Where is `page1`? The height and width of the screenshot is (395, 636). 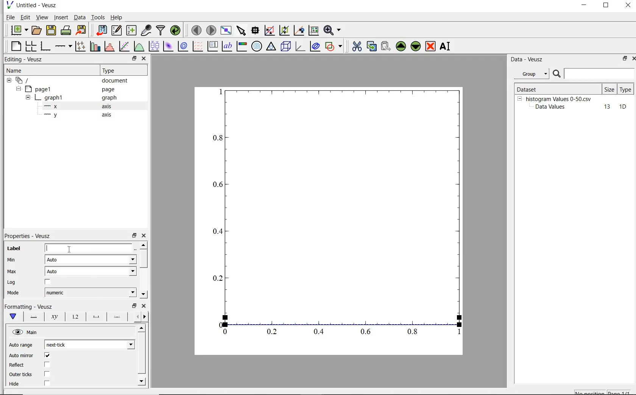
page1 is located at coordinates (40, 90).